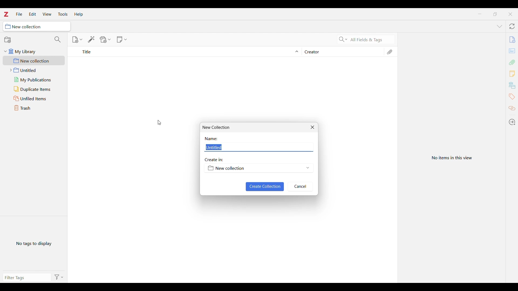 Image resolution: width=518 pixels, height=291 pixels. What do you see at coordinates (34, 108) in the screenshot?
I see `Trash folder` at bounding box center [34, 108].